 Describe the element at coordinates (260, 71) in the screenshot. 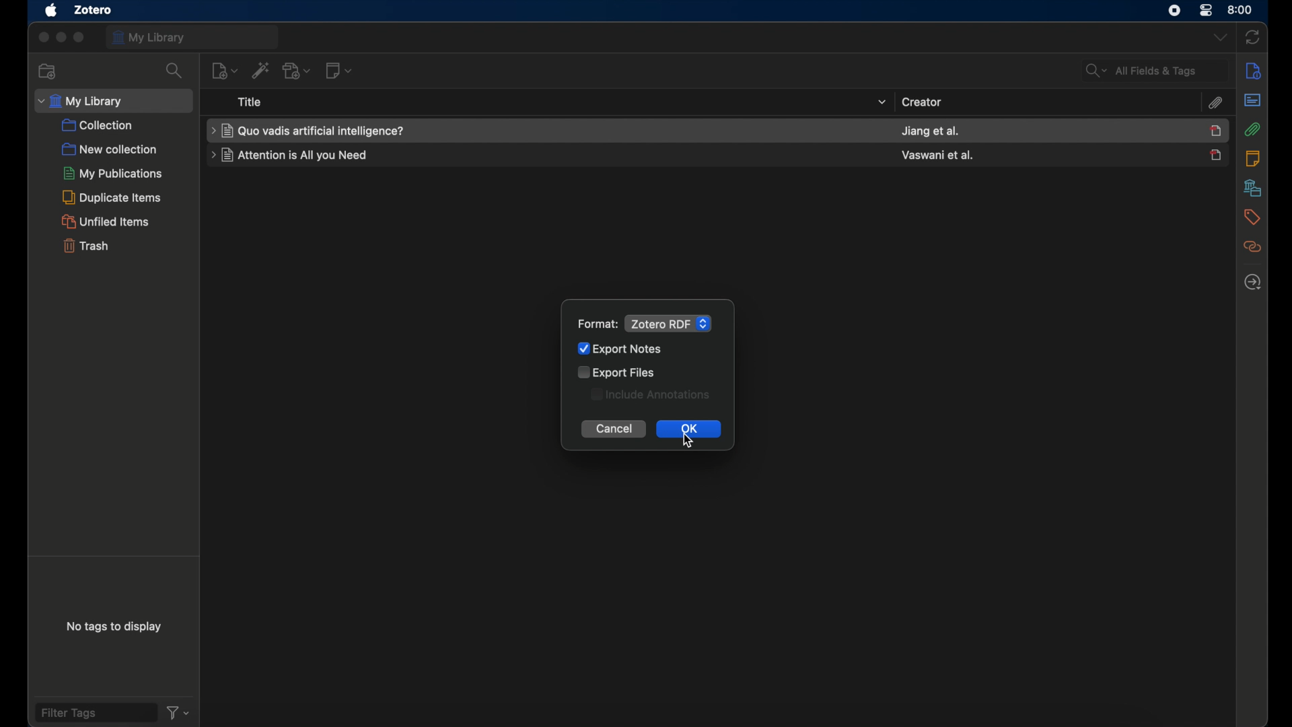

I see `add item by identifier` at that location.